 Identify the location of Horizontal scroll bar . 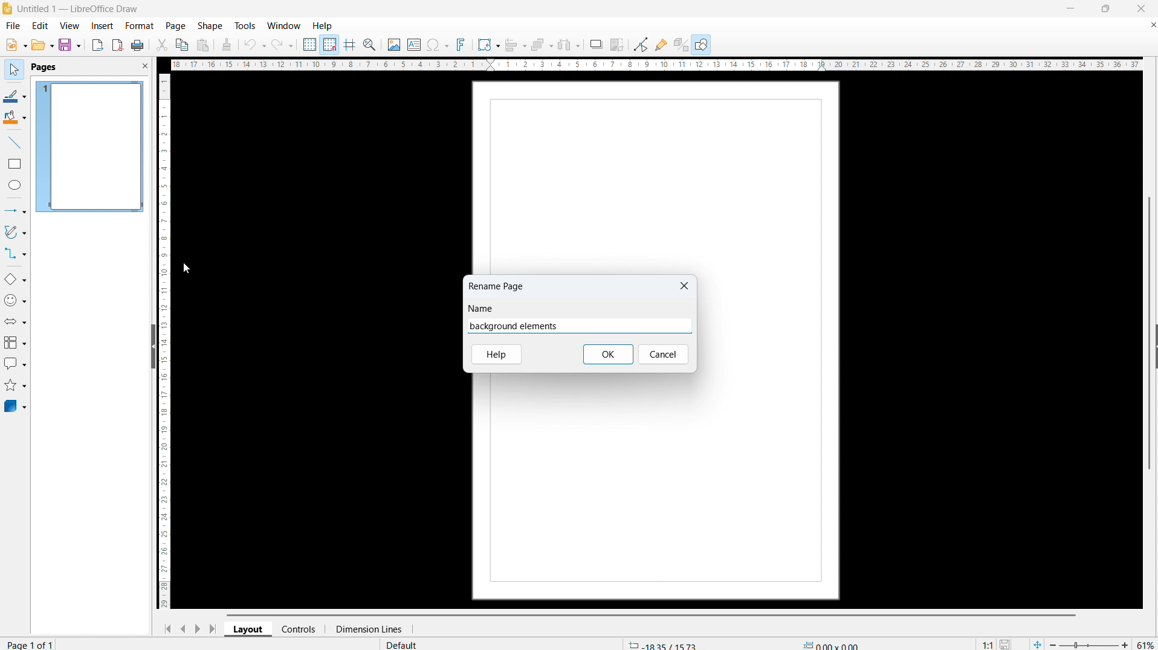
(650, 613).